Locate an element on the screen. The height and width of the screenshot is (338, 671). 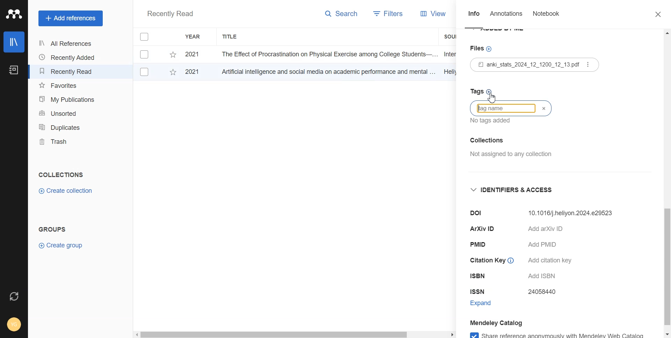
Annotations is located at coordinates (507, 15).